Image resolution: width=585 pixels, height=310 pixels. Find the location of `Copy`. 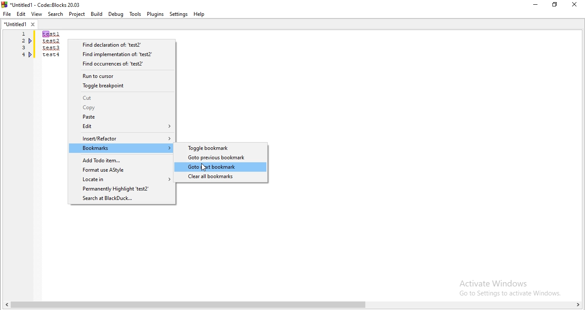

Copy is located at coordinates (122, 108).